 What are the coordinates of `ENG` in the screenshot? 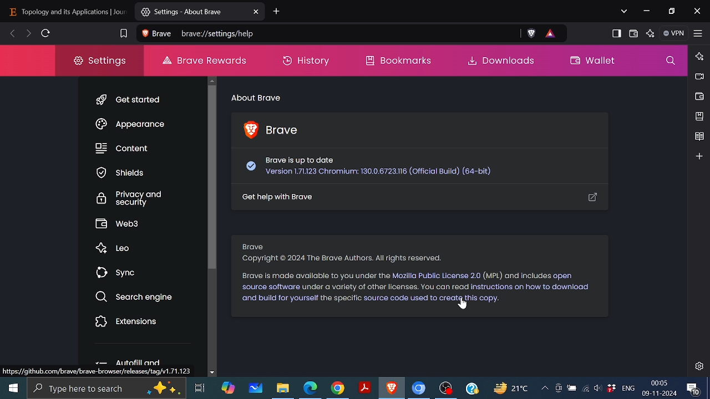 It's located at (630, 388).